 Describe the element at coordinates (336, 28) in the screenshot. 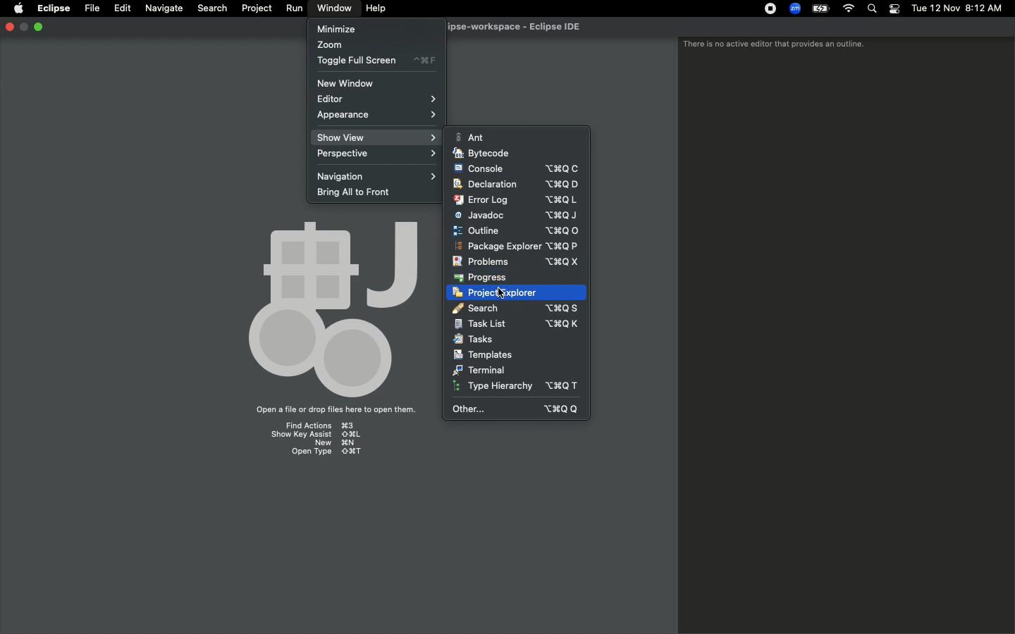

I see `Minimize` at that location.